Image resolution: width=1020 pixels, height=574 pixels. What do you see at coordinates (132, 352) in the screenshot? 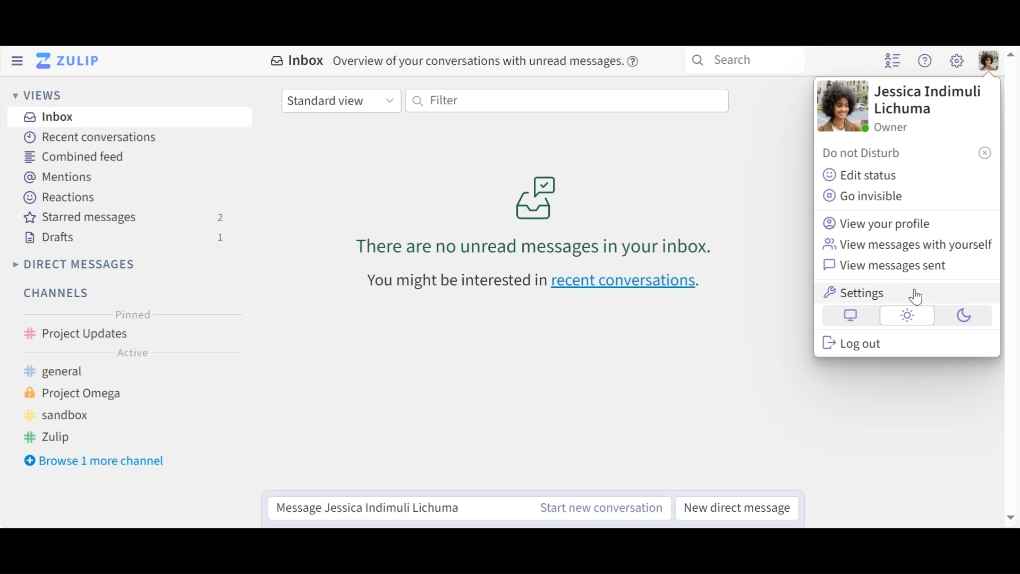
I see `Active` at bounding box center [132, 352].